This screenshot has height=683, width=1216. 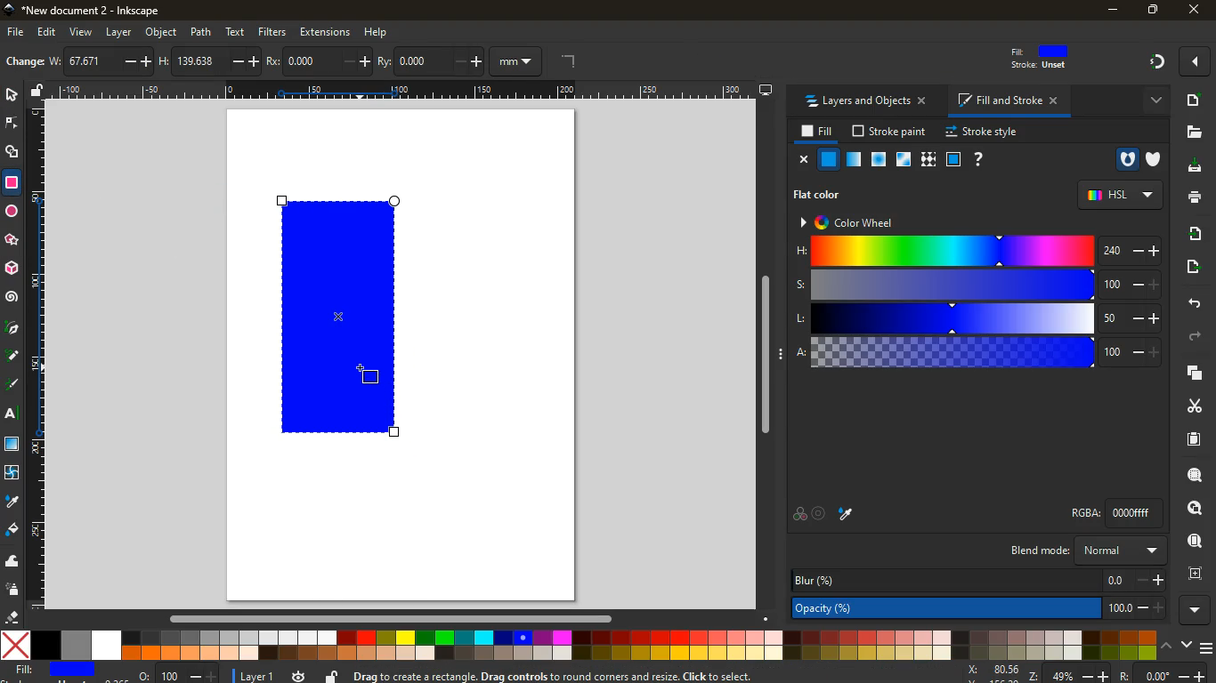 I want to click on h, so click(x=979, y=251).